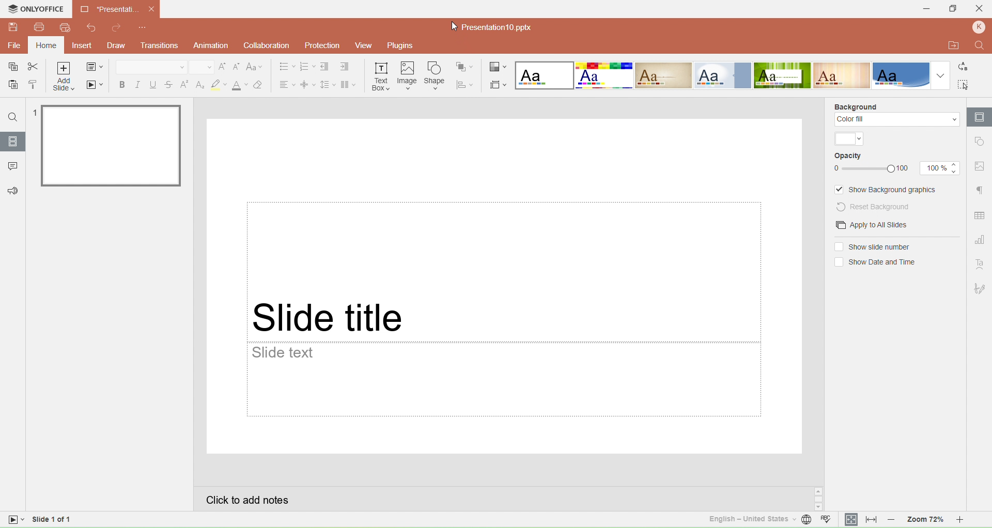  Describe the element at coordinates (199, 67) in the screenshot. I see `Font size` at that location.